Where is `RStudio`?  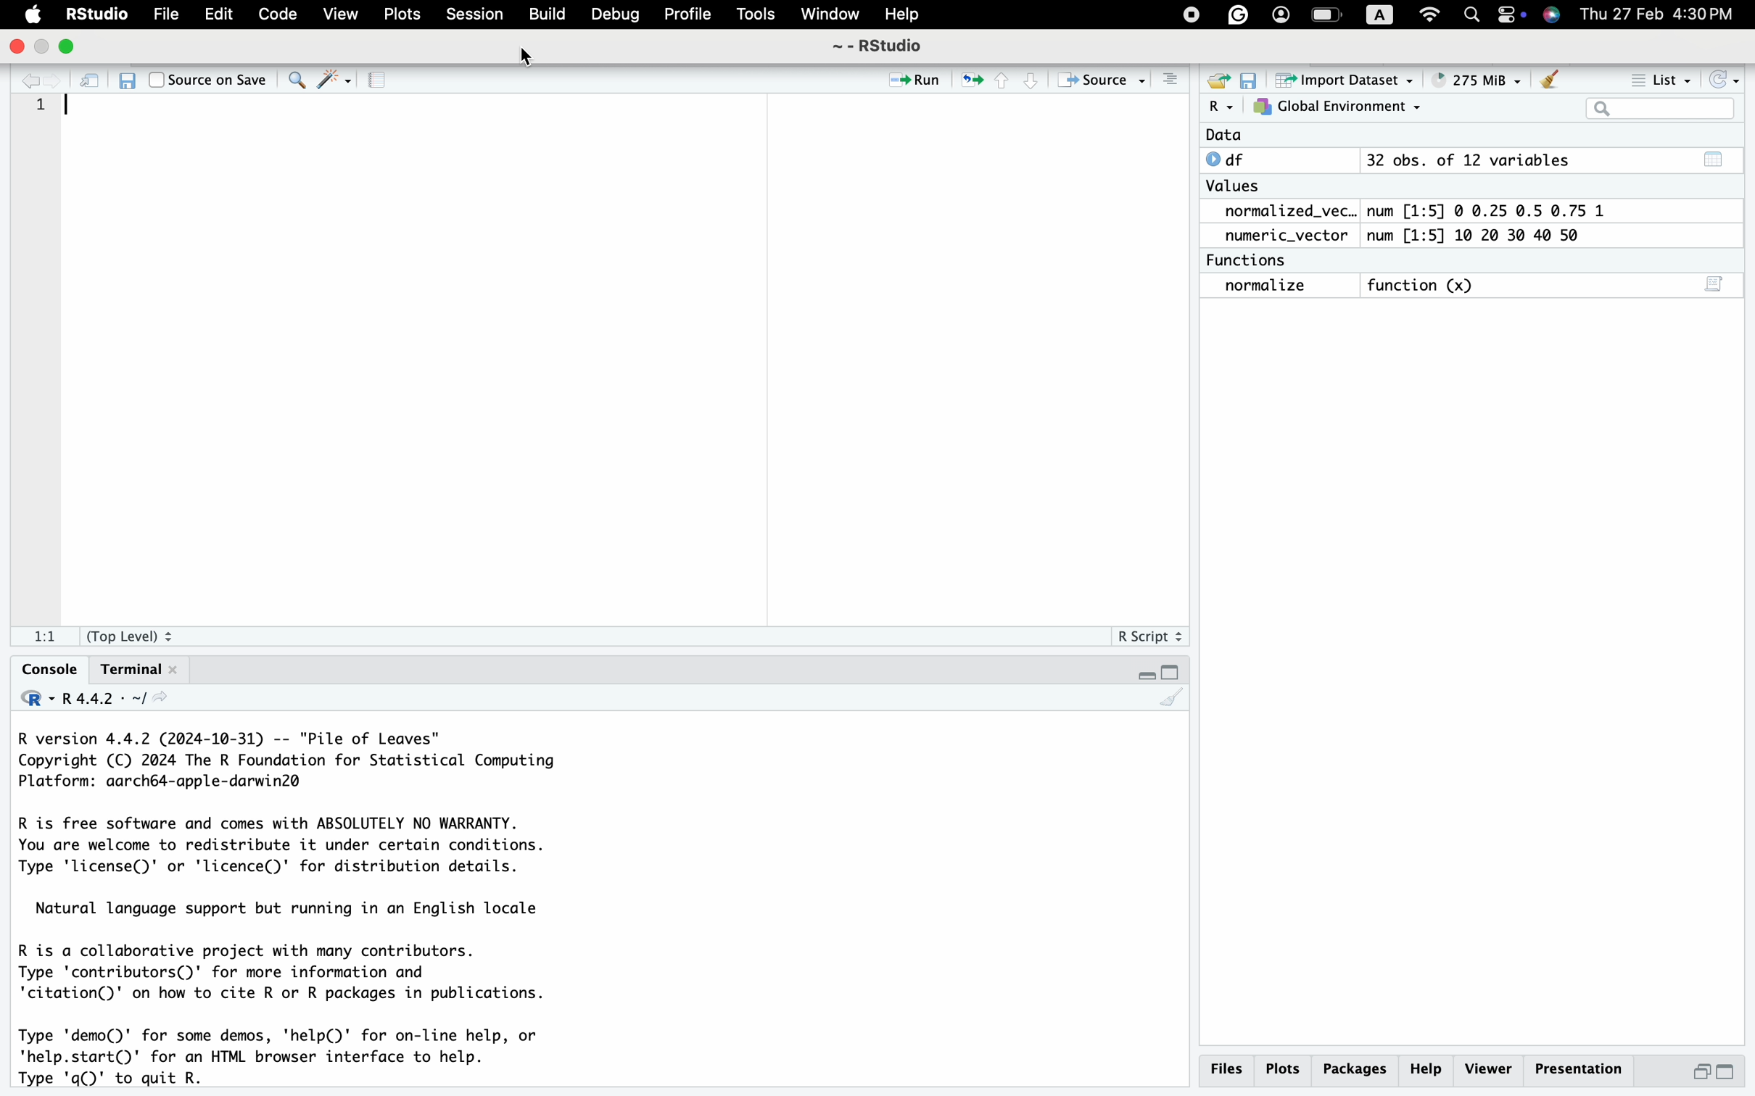 RStudio is located at coordinates (97, 13).